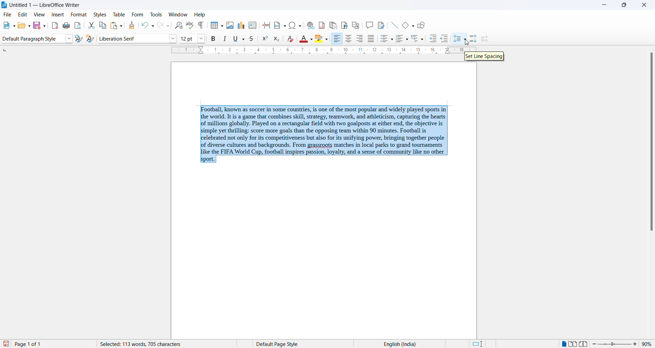 Image resolution: width=655 pixels, height=348 pixels. I want to click on file, so click(9, 14).